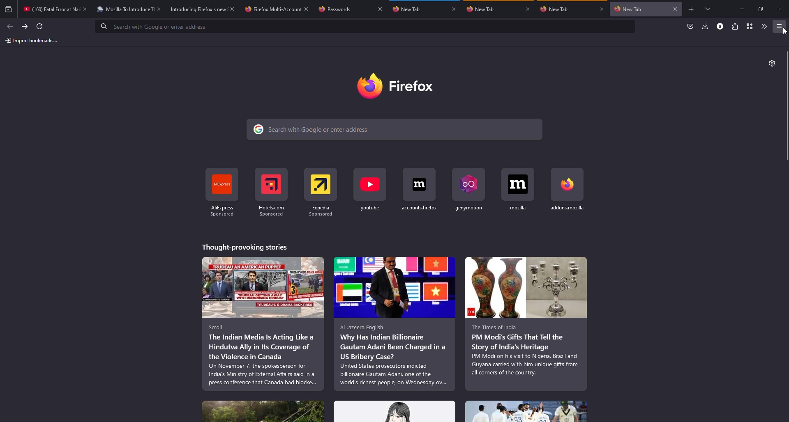 This screenshot has width=789, height=422. What do you see at coordinates (50, 9) in the screenshot?
I see `tab` at bounding box center [50, 9].